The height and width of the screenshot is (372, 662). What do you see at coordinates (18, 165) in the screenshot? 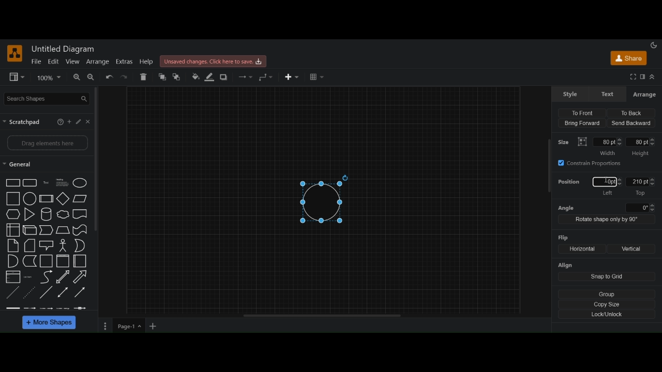
I see `general` at bounding box center [18, 165].